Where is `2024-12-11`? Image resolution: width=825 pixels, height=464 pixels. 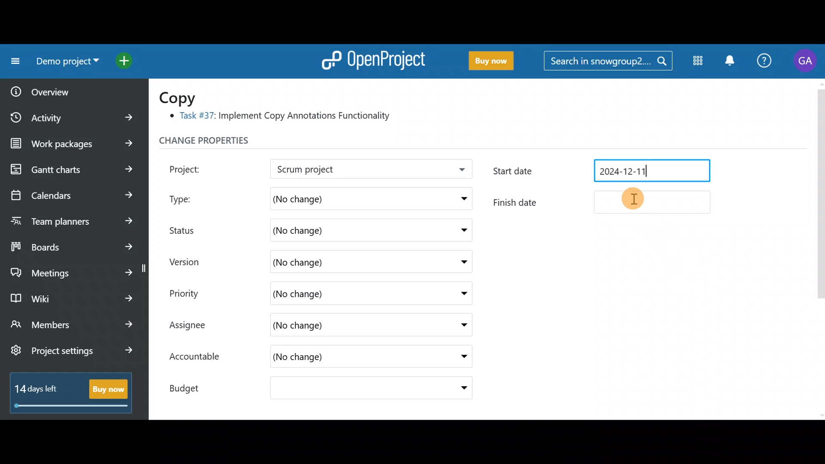
2024-12-11 is located at coordinates (648, 169).